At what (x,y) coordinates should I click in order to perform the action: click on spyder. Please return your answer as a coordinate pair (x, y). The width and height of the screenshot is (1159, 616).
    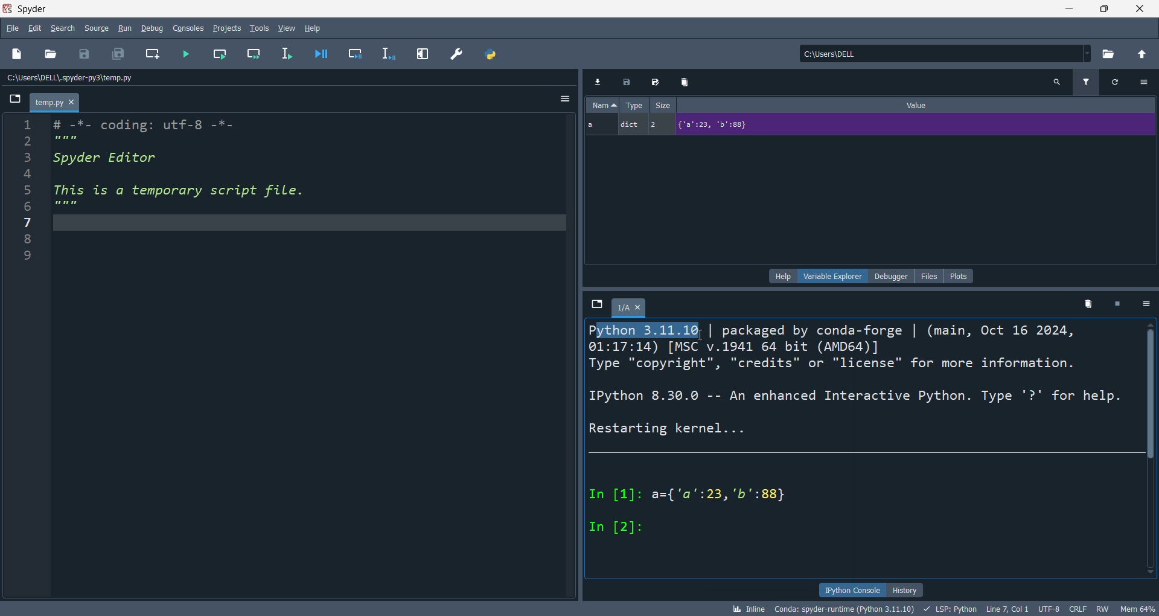
    Looking at the image, I should click on (36, 8).